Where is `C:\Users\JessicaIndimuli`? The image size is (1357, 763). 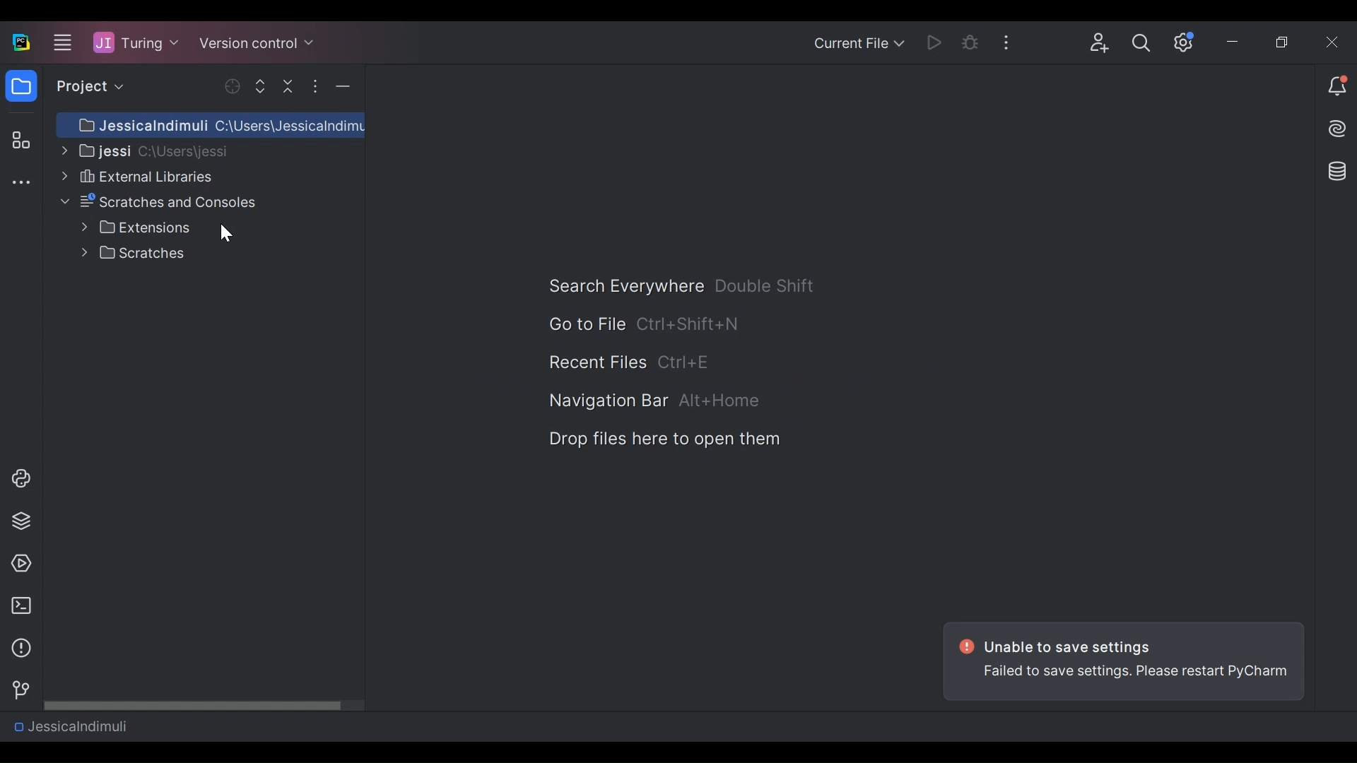 C:\Users\JessicaIndimuli is located at coordinates (216, 124).